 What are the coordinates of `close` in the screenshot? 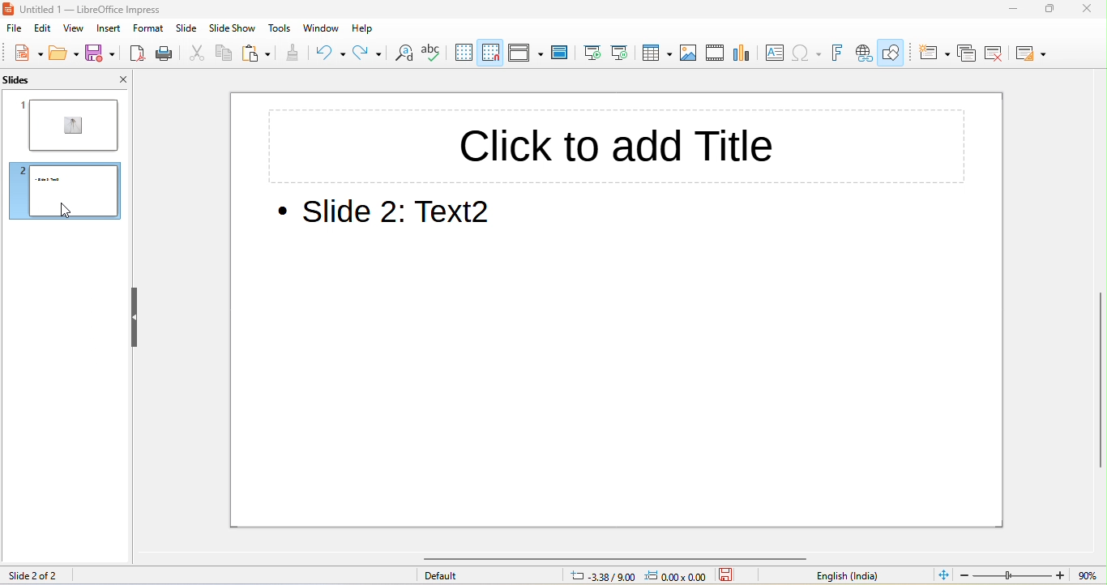 It's located at (1086, 10).